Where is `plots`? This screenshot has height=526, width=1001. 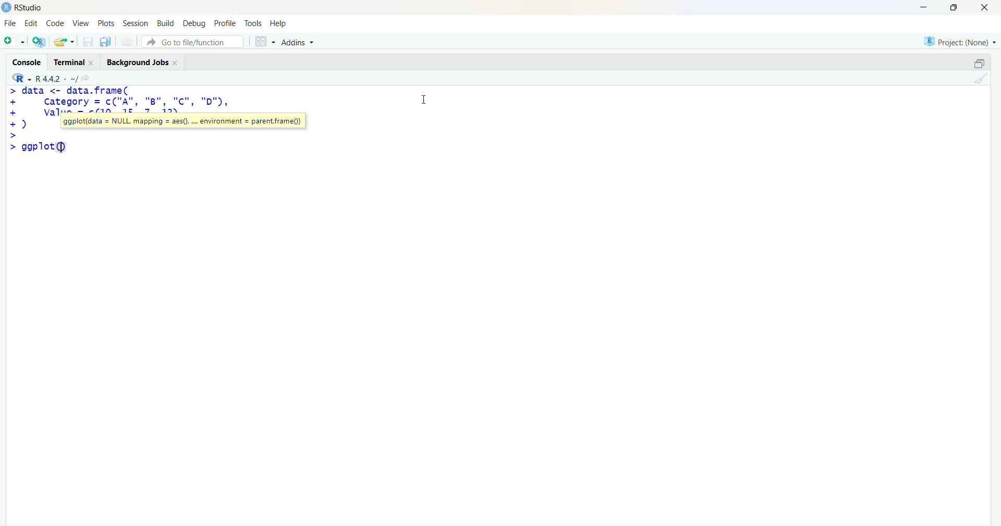 plots is located at coordinates (107, 23).